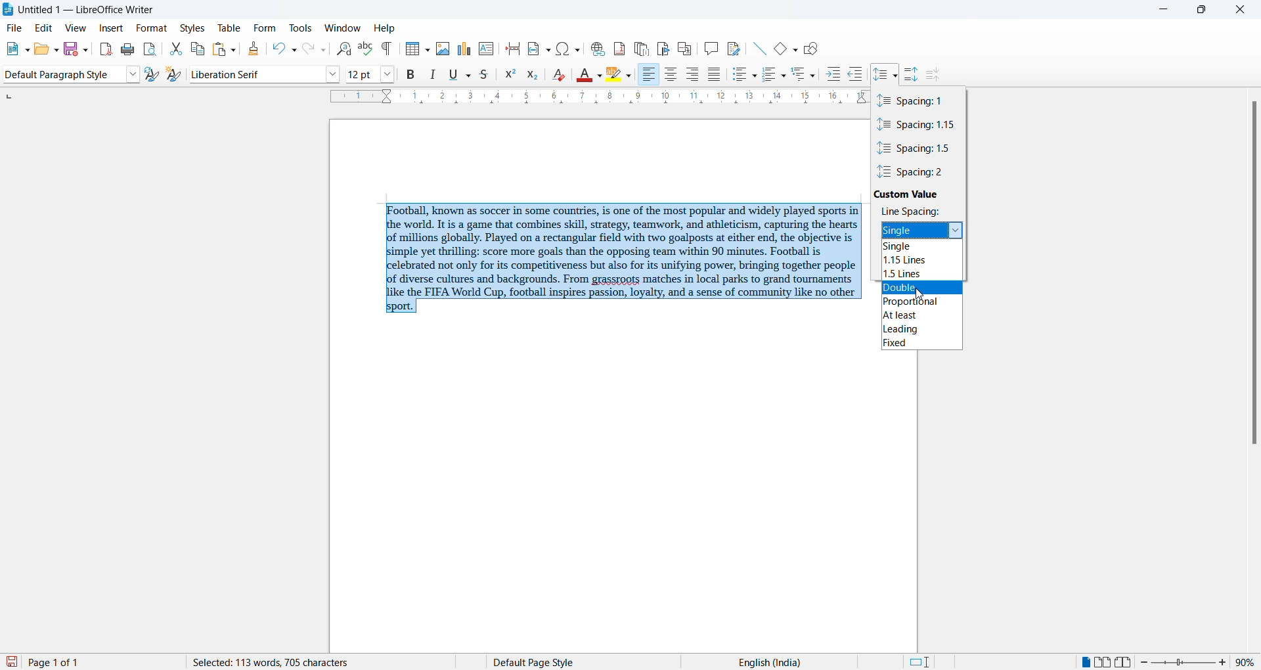 This screenshot has width=1261, height=670. I want to click on insert text, so click(487, 49).